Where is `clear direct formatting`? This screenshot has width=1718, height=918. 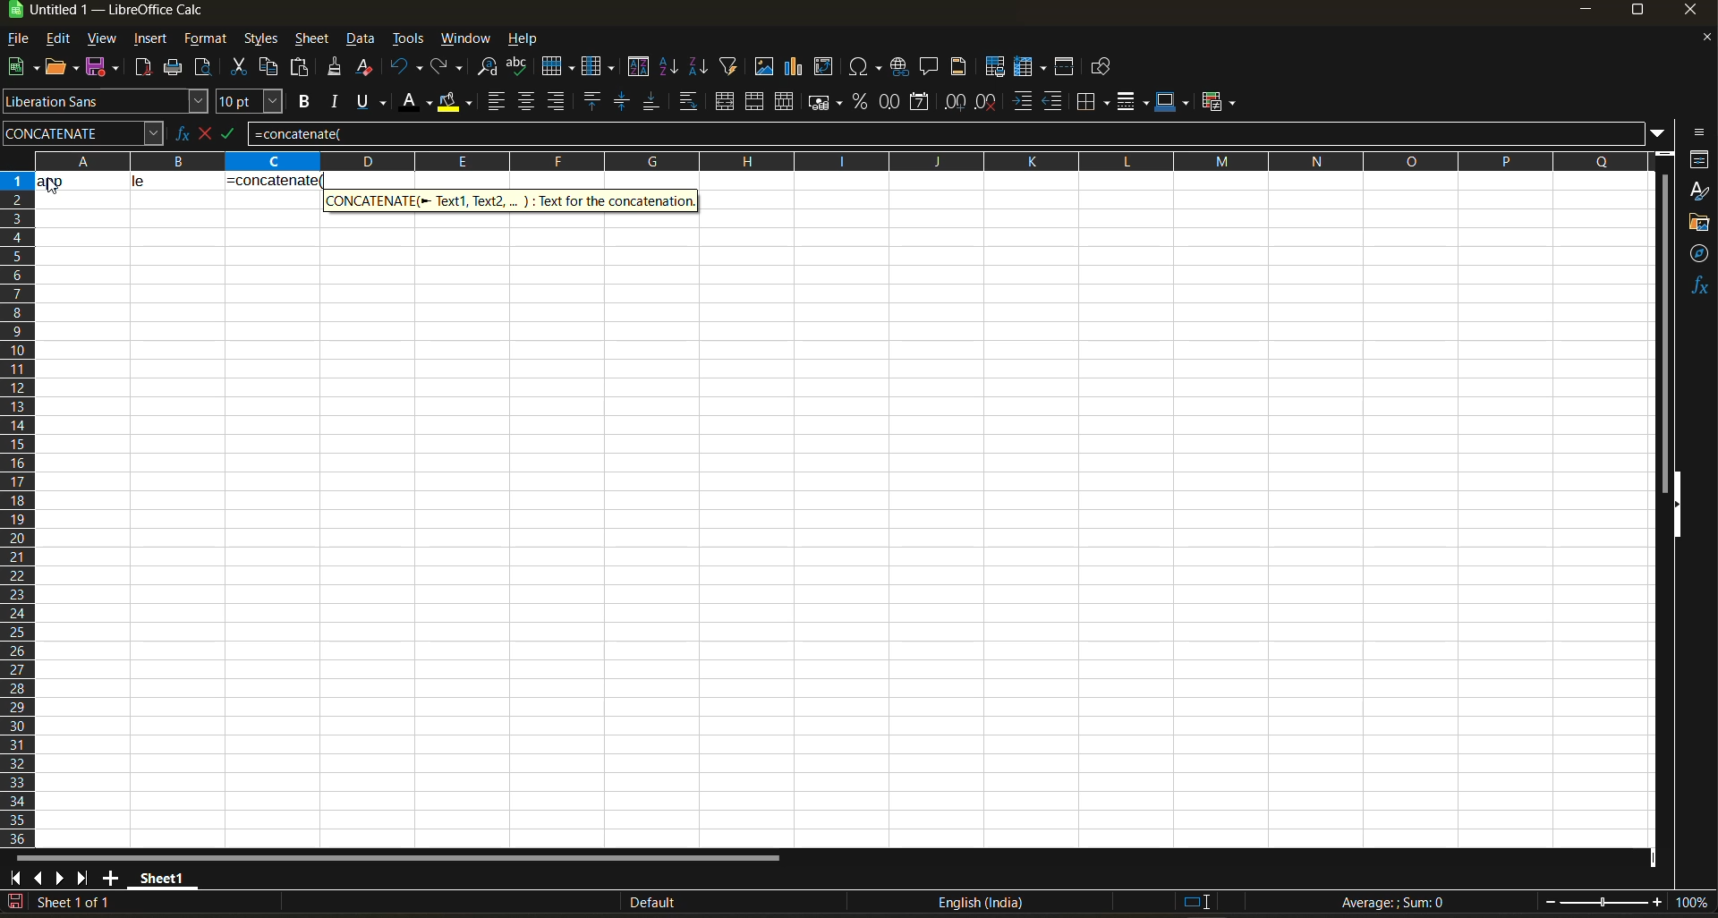 clear direct formatting is located at coordinates (368, 66).